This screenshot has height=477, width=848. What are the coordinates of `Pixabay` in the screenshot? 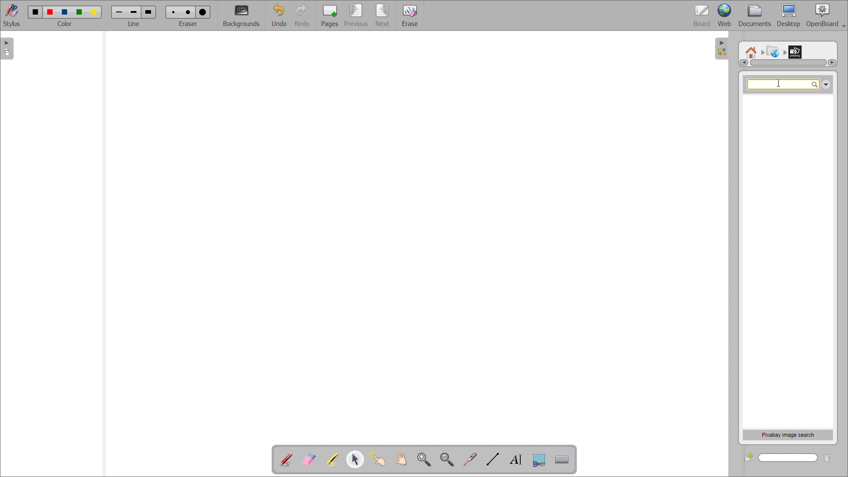 It's located at (797, 50).